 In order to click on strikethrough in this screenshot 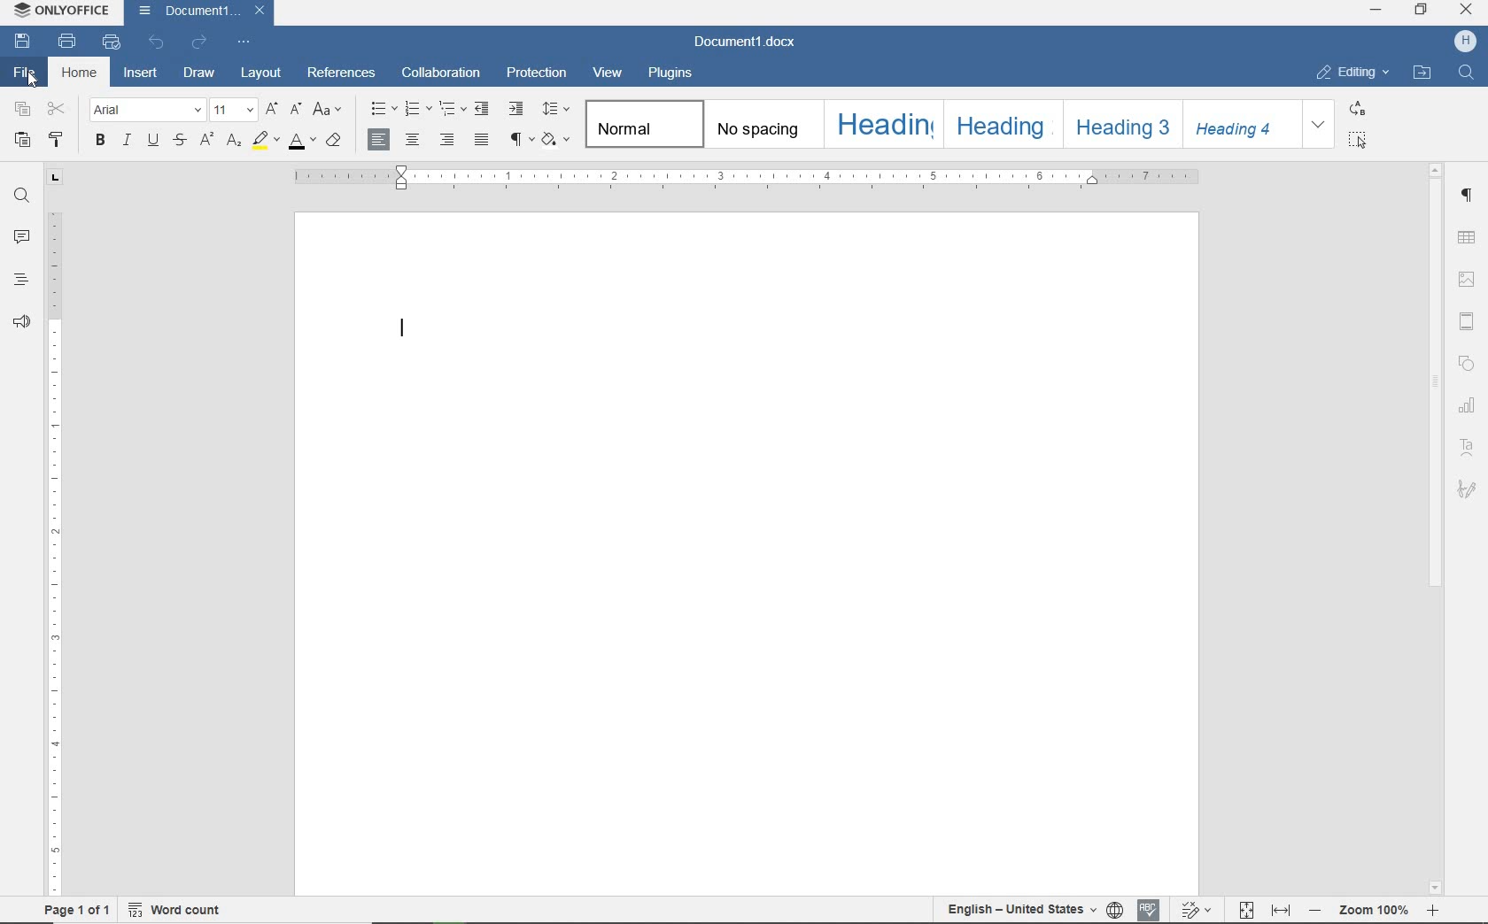, I will do `click(182, 140)`.